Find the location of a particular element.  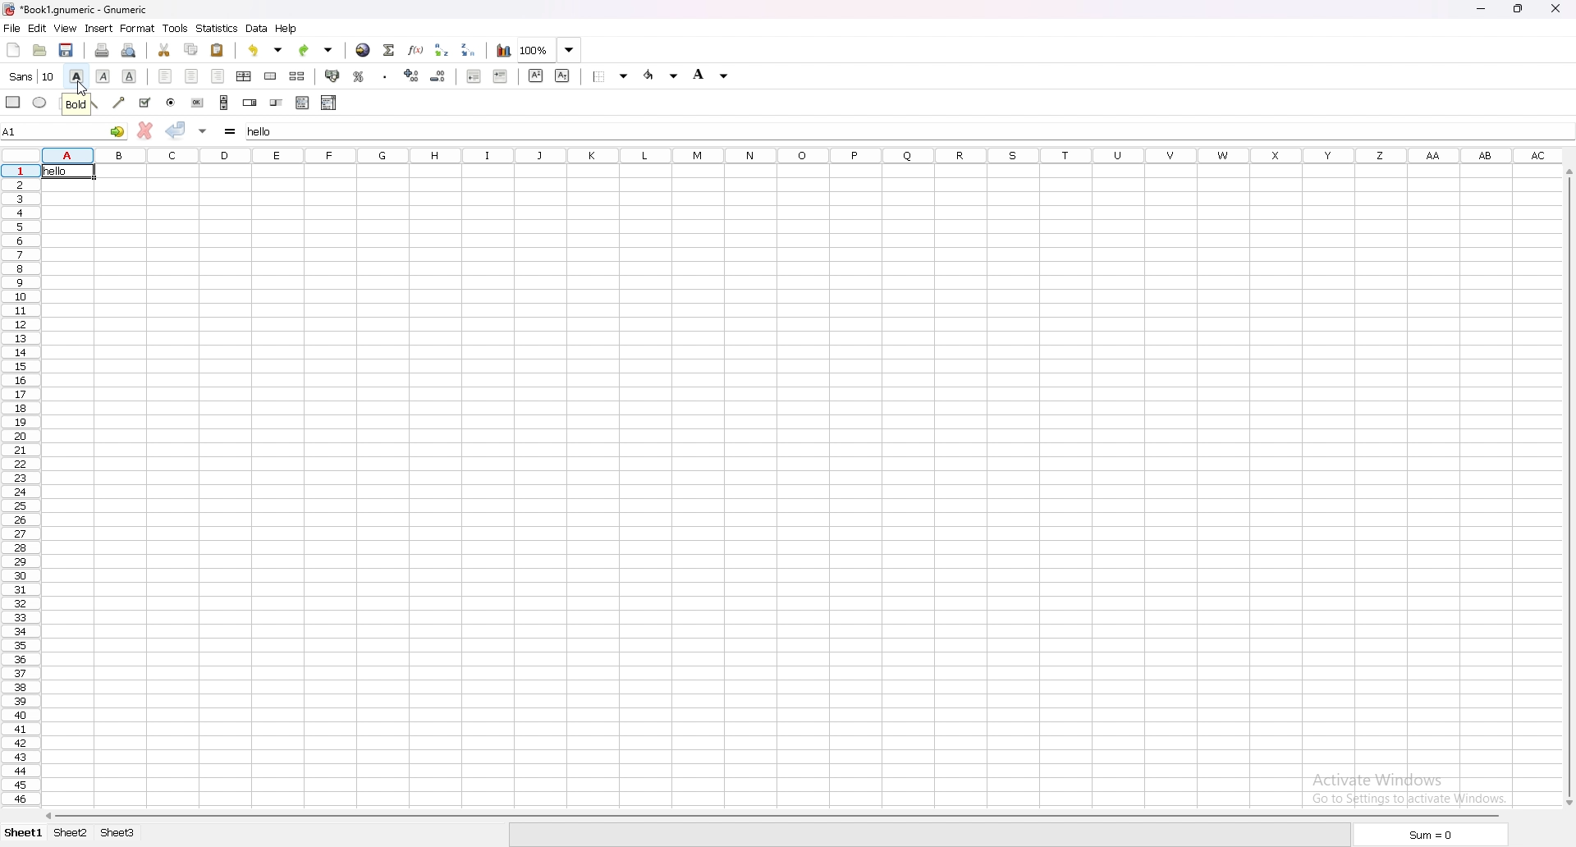

redo is located at coordinates (316, 50).